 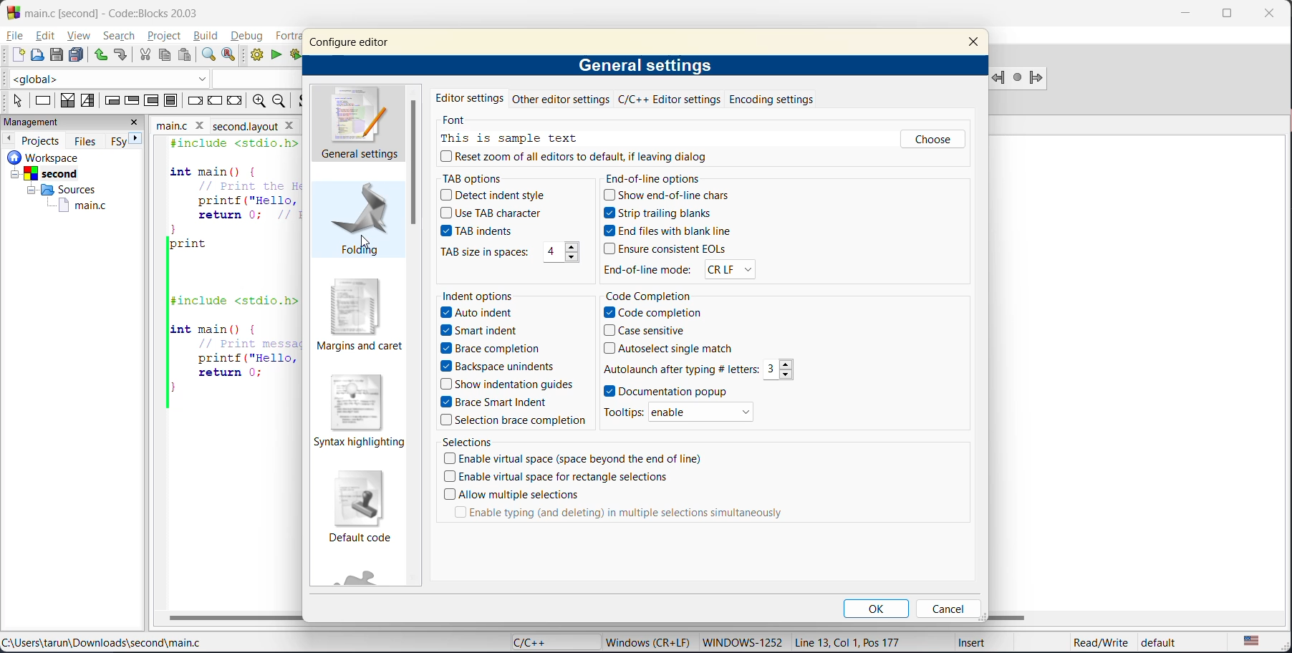 I want to click on Autoselect, so click(x=669, y=348).